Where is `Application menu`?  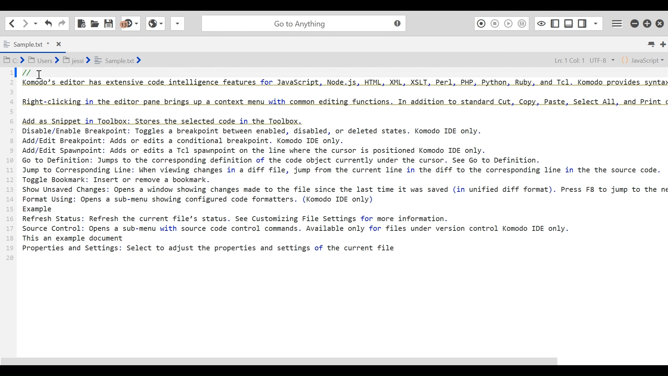
Application menu is located at coordinates (618, 23).